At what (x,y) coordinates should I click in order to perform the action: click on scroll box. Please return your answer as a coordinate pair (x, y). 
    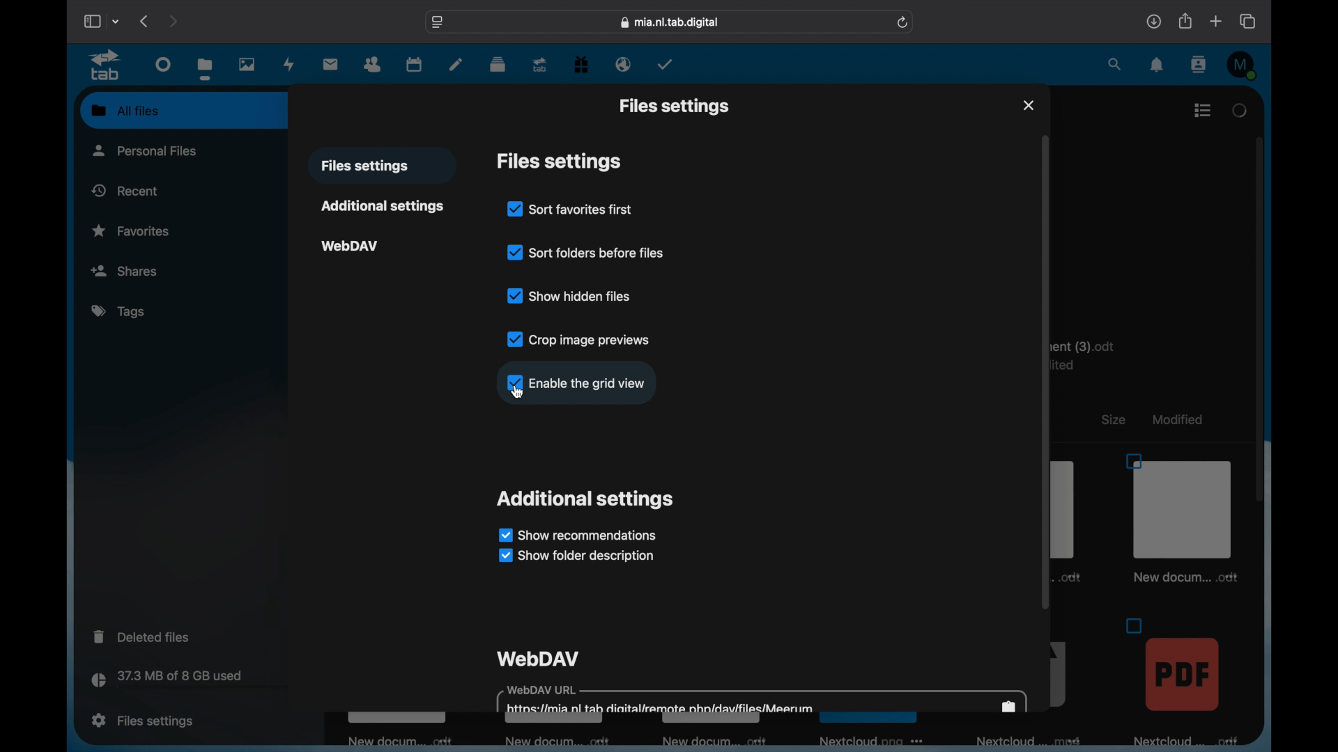
    Looking at the image, I should click on (1261, 319).